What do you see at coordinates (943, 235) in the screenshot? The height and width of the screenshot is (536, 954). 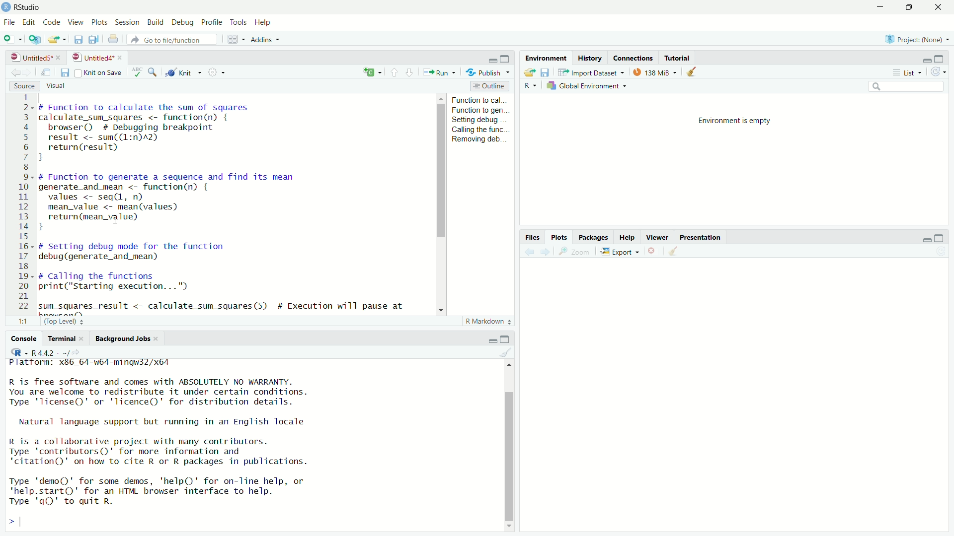 I see `maximize` at bounding box center [943, 235].